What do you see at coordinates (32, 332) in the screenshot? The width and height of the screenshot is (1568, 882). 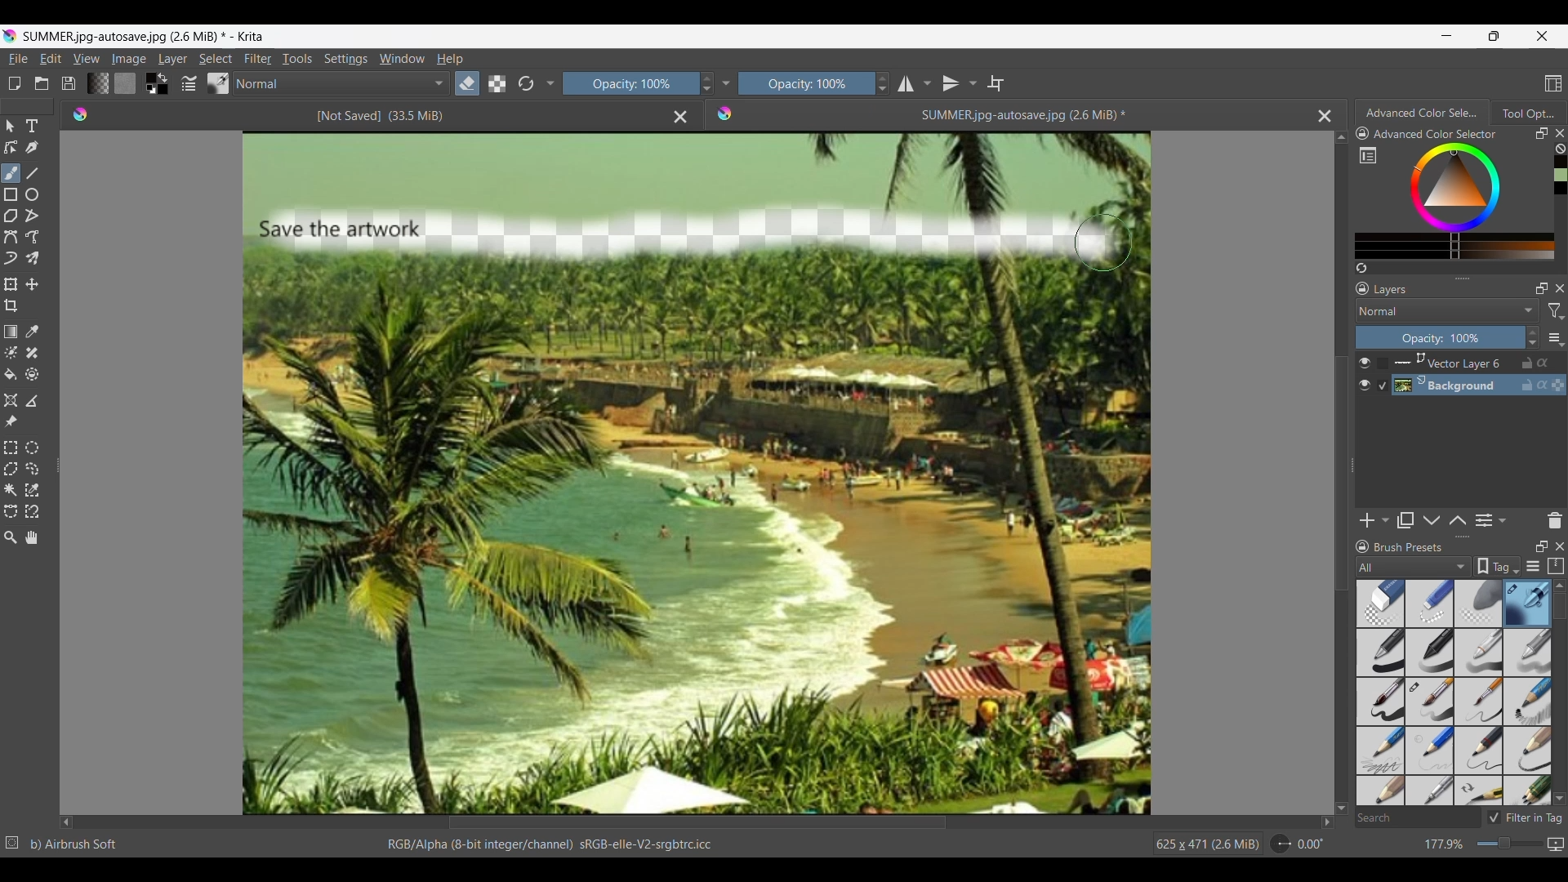 I see `Sample color from current layer` at bounding box center [32, 332].